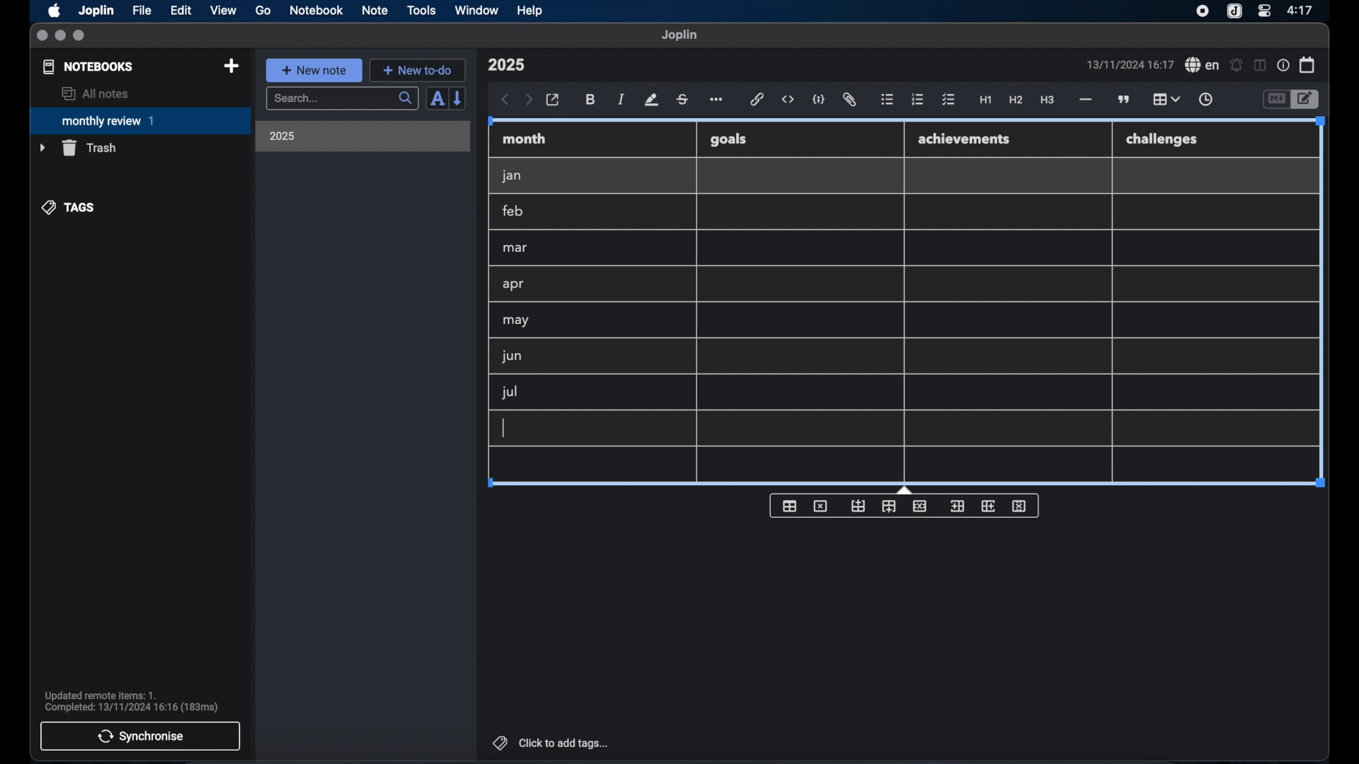 This screenshot has width=1359, height=764. Describe the element at coordinates (69, 207) in the screenshot. I see `tags` at that location.